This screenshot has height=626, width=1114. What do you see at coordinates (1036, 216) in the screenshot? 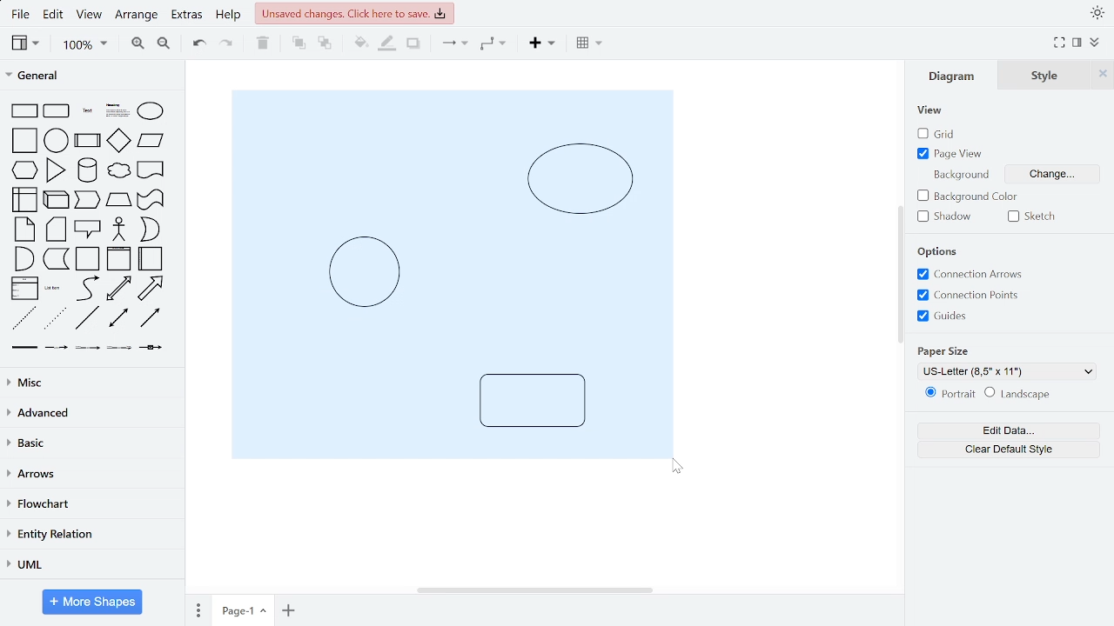
I see `sketch` at bounding box center [1036, 216].